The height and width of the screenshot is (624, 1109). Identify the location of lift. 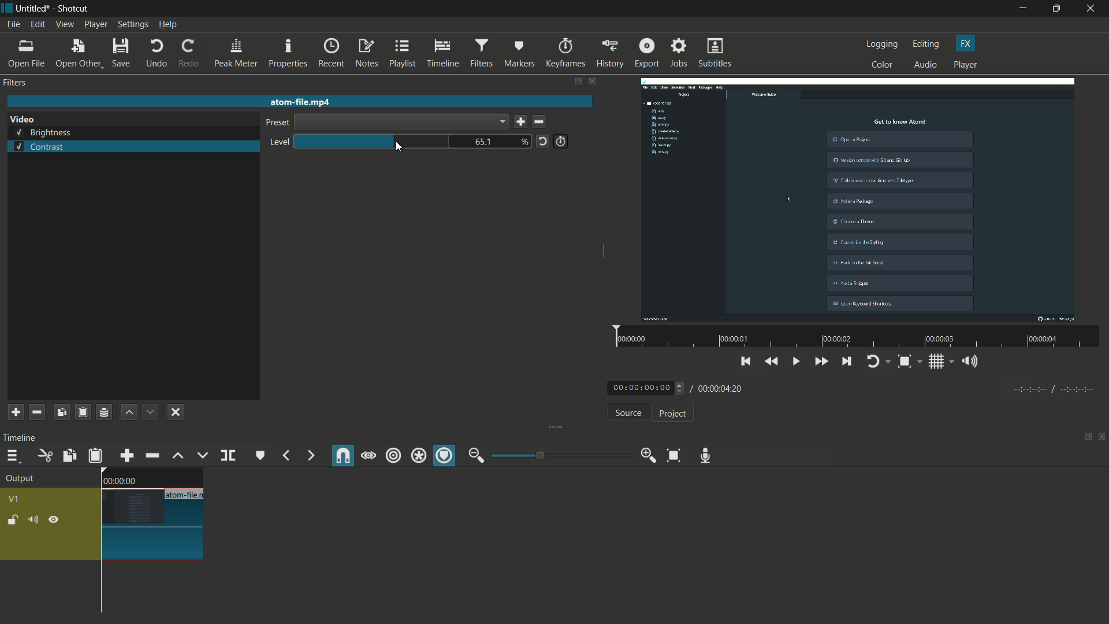
(177, 455).